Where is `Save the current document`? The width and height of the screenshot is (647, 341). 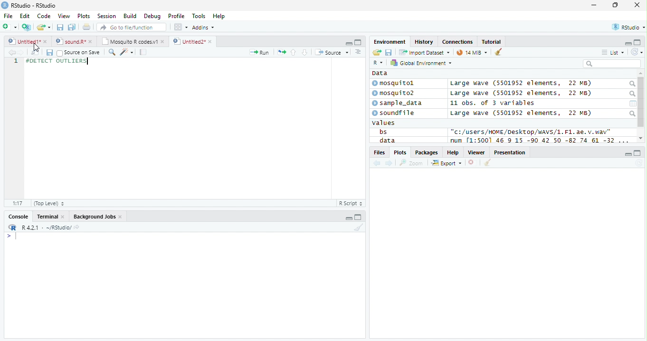 Save the current document is located at coordinates (60, 27).